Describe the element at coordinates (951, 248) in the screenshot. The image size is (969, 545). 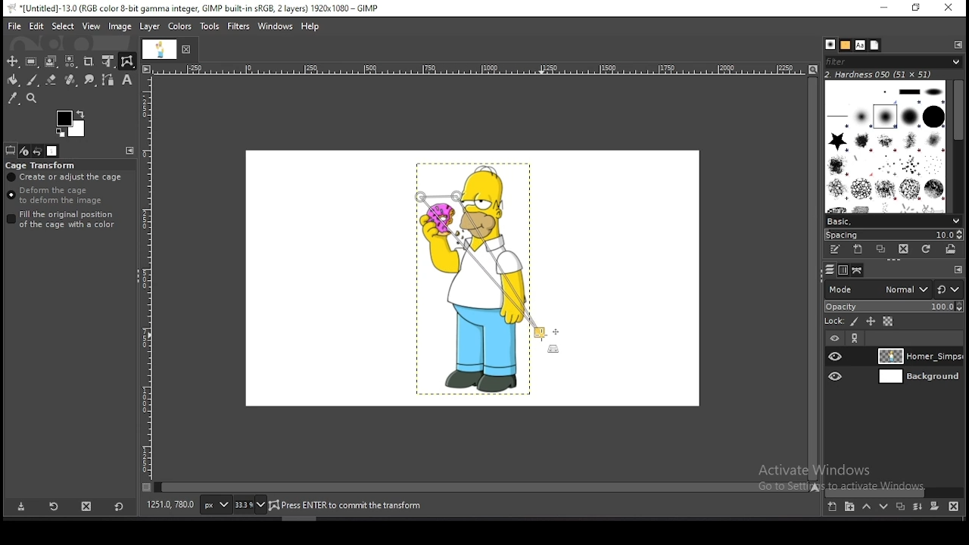
I see `open brush as image` at that location.